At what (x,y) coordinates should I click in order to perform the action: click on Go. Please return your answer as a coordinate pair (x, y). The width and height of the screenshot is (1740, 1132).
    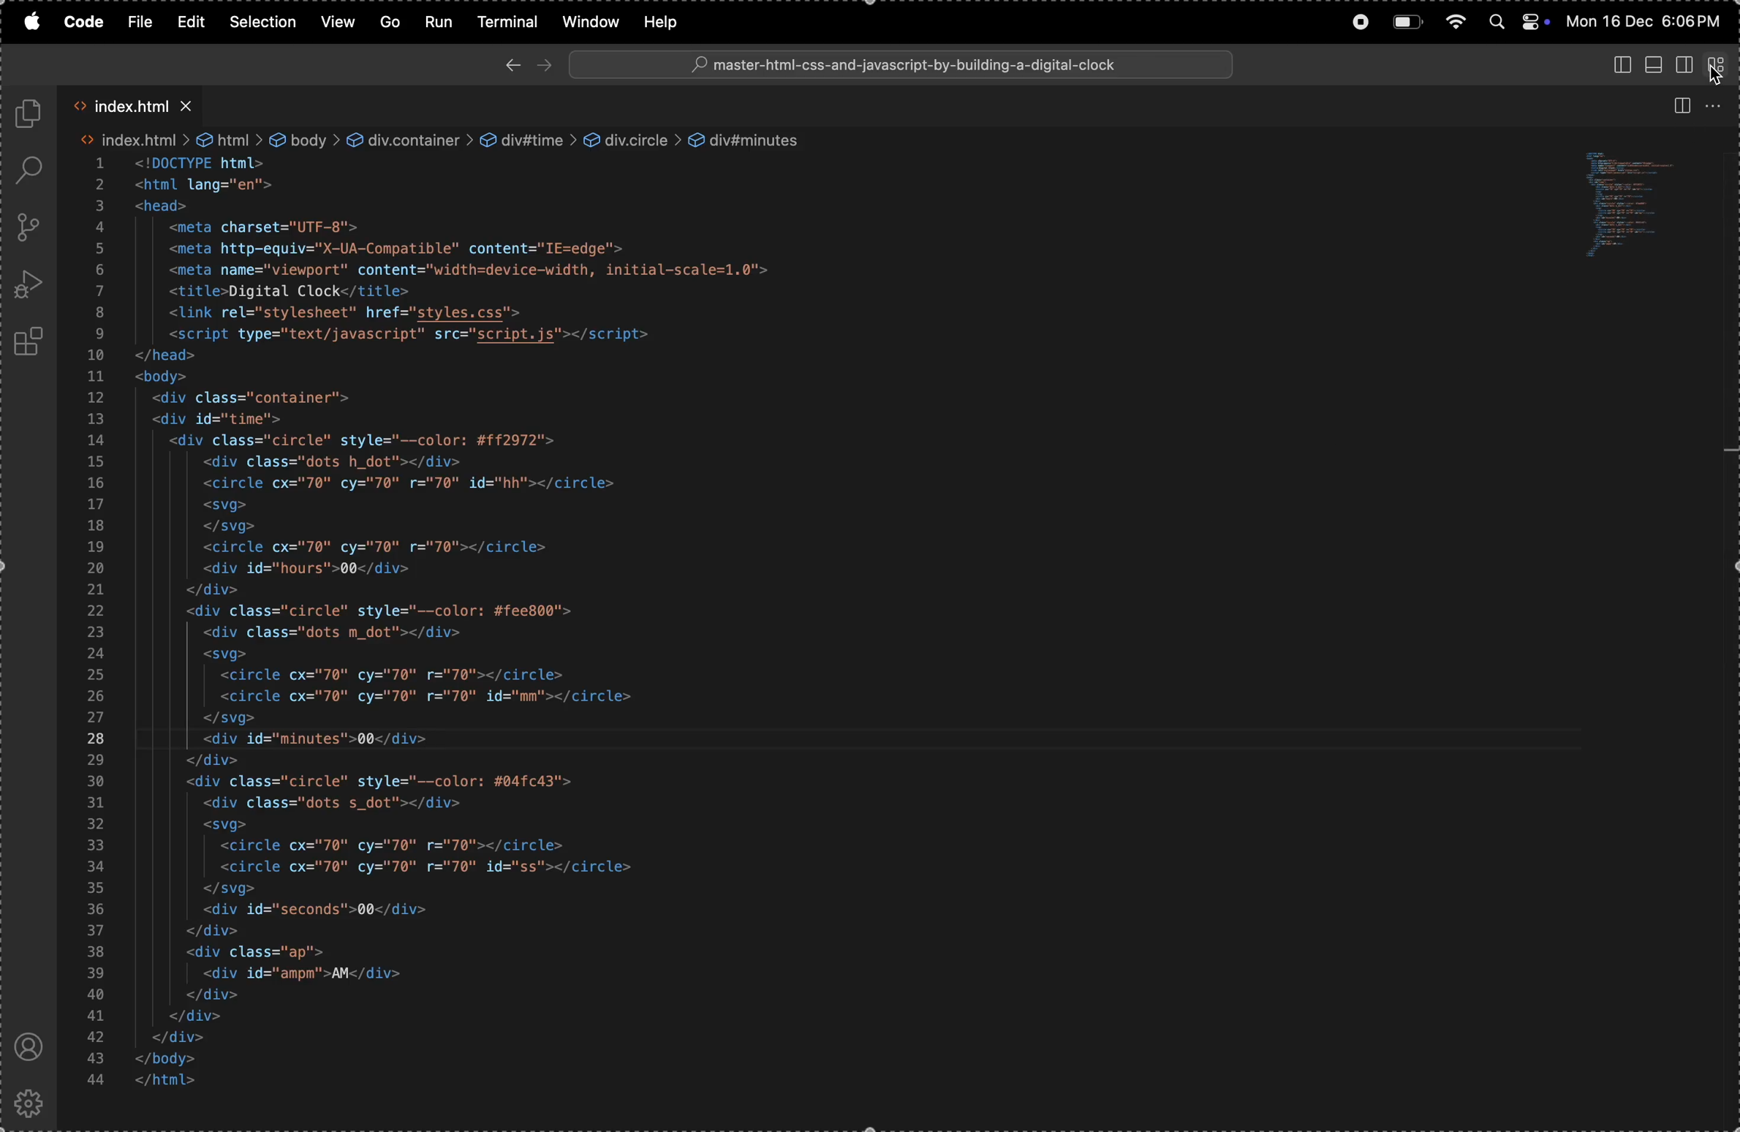
    Looking at the image, I should click on (390, 20).